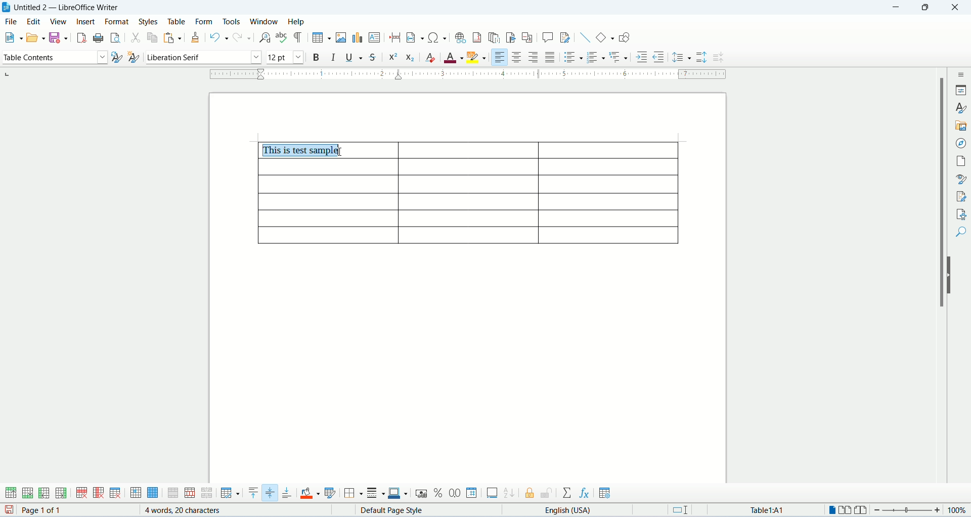 The width and height of the screenshot is (971, 517). Describe the element at coordinates (962, 108) in the screenshot. I see `styles` at that location.